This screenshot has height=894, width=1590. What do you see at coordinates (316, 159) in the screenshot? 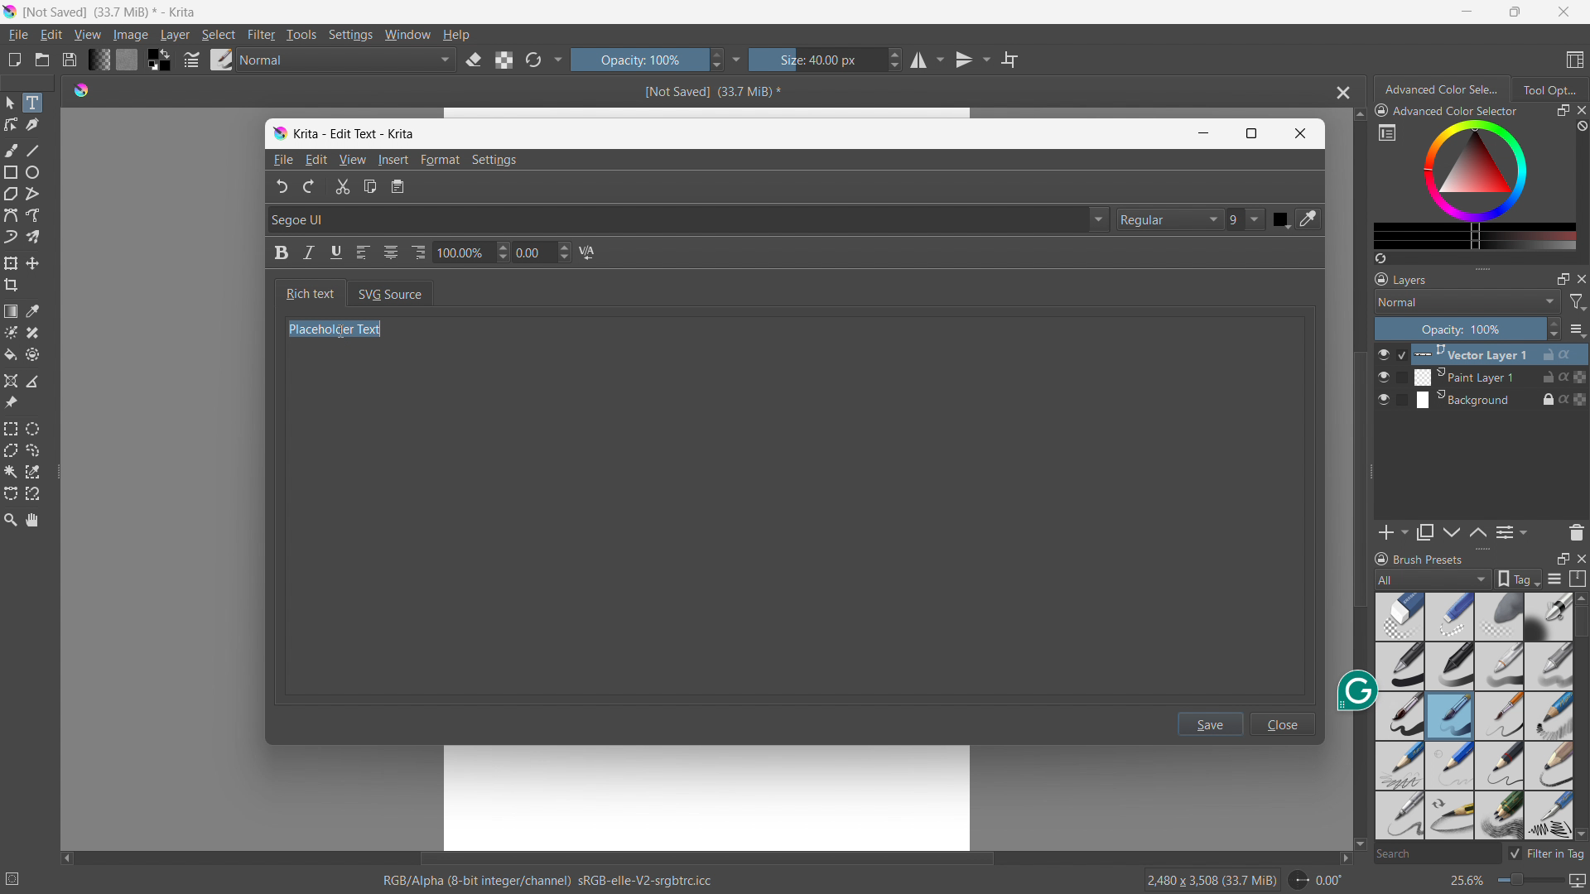
I see `Edit` at bounding box center [316, 159].